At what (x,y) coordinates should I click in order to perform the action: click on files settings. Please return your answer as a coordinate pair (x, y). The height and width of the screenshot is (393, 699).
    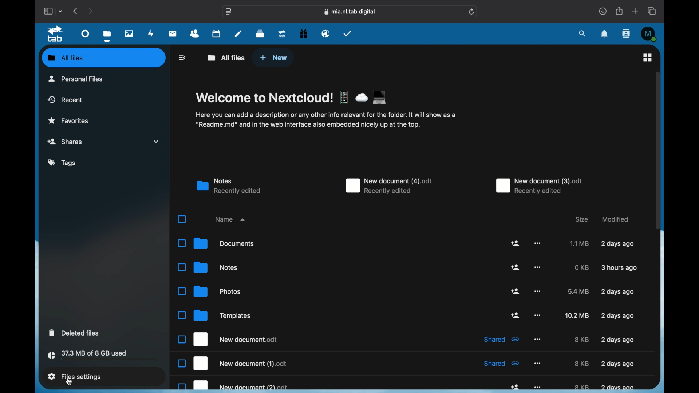
    Looking at the image, I should click on (74, 377).